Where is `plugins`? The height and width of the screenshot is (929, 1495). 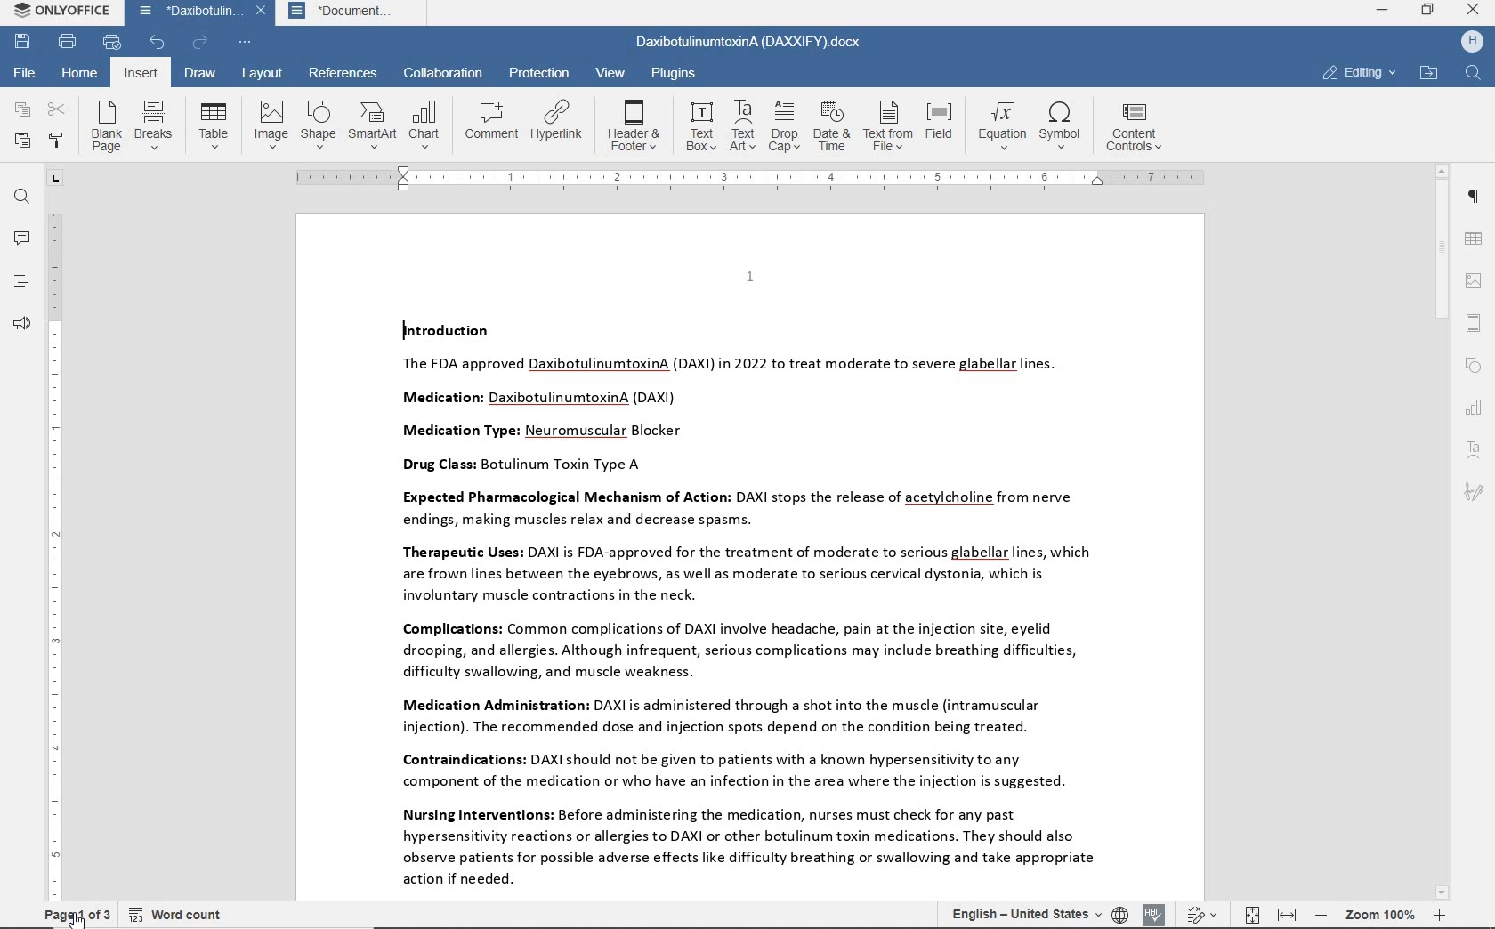 plugins is located at coordinates (677, 72).